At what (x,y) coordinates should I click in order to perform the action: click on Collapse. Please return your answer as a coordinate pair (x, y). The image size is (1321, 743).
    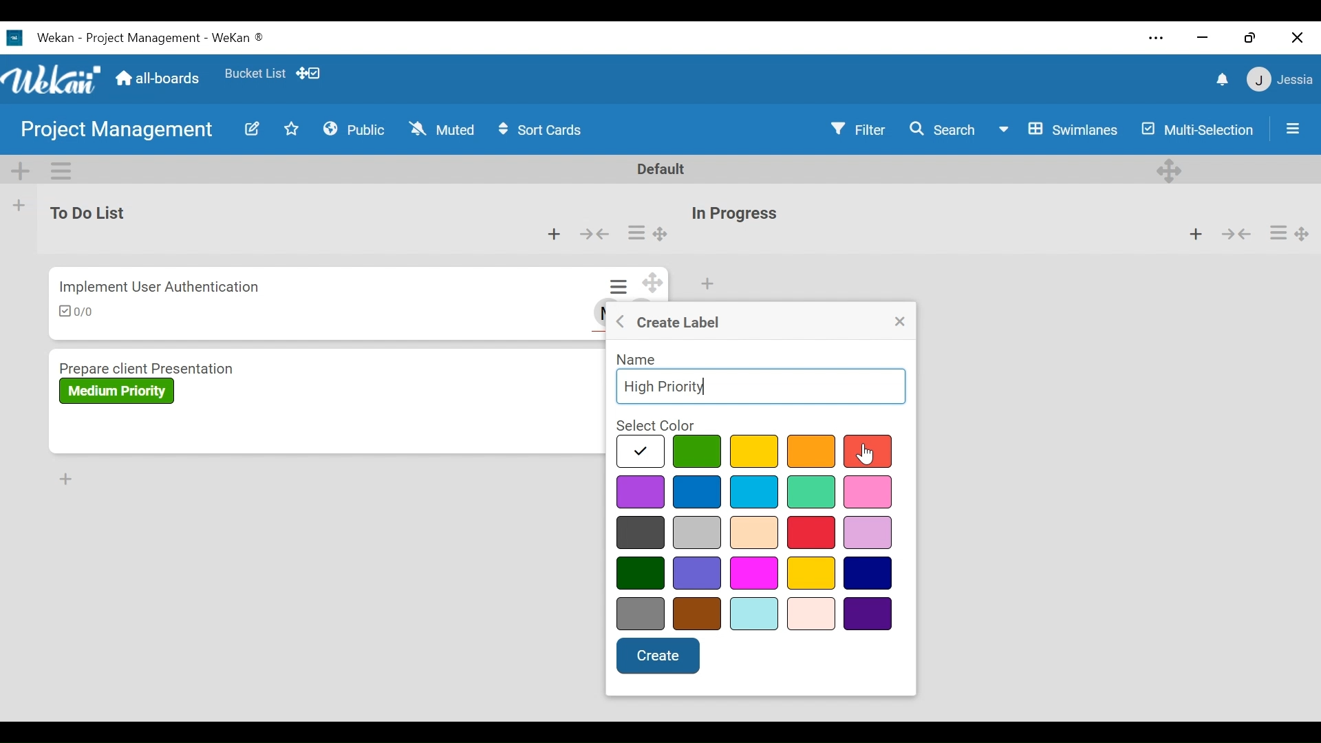
    Looking at the image, I should click on (1235, 233).